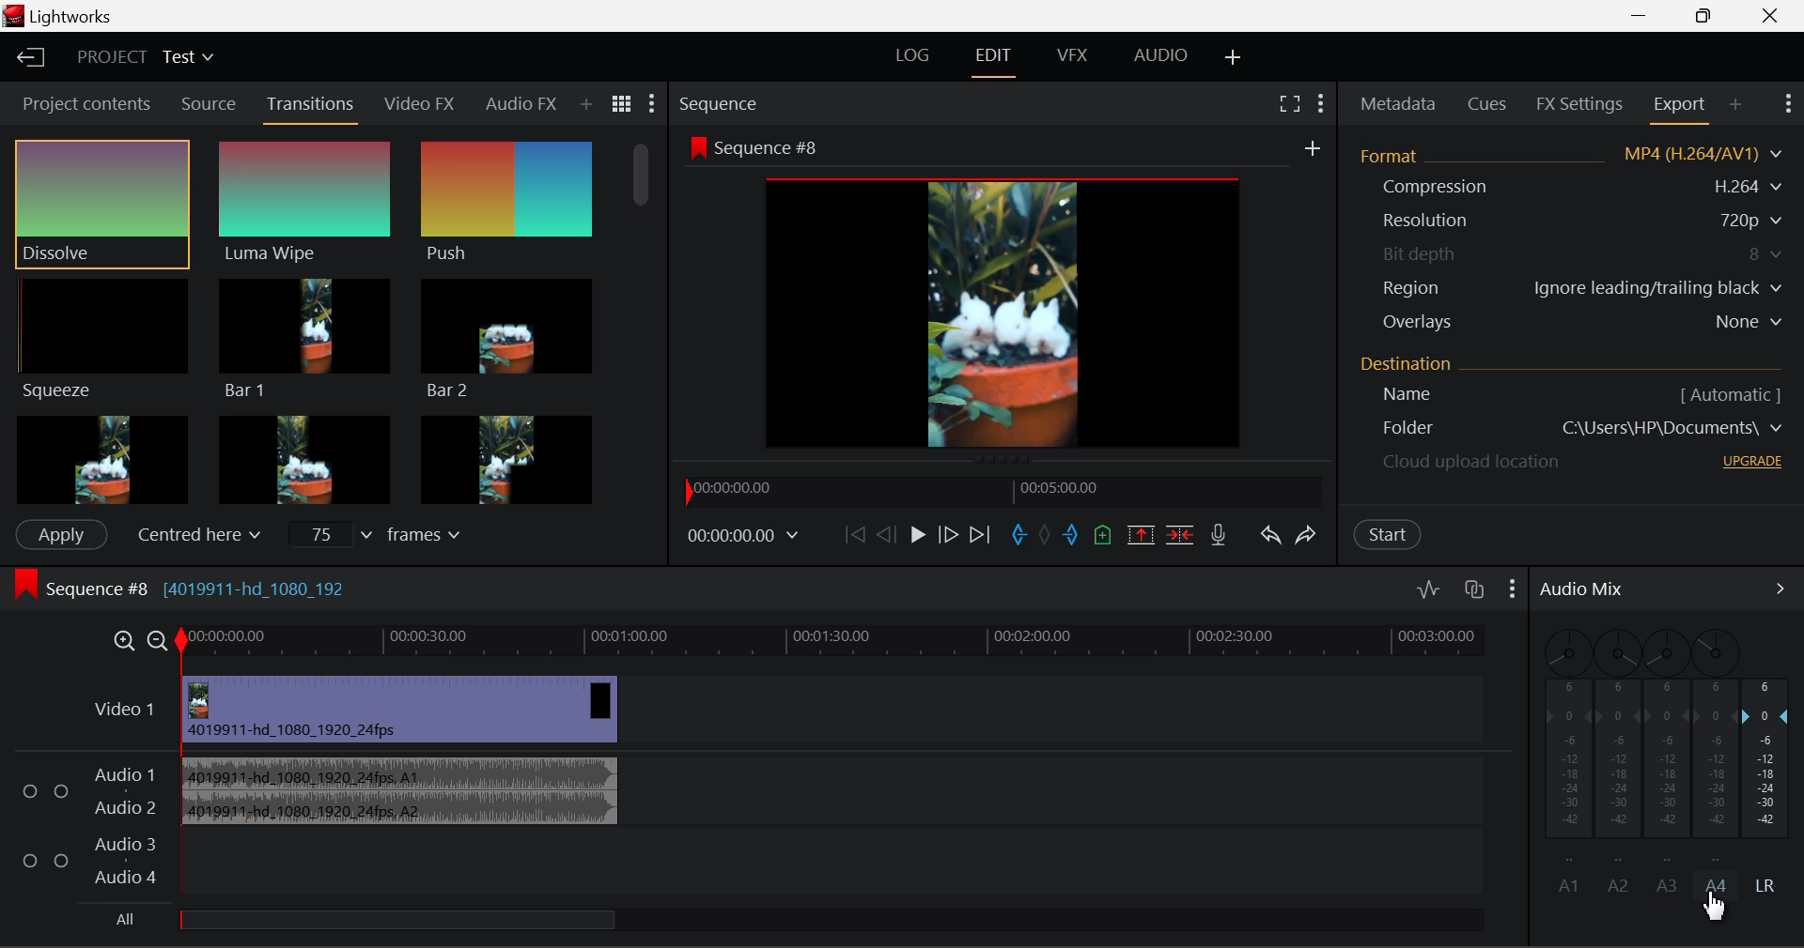  Describe the element at coordinates (101, 458) in the screenshot. I see `Box 1` at that location.